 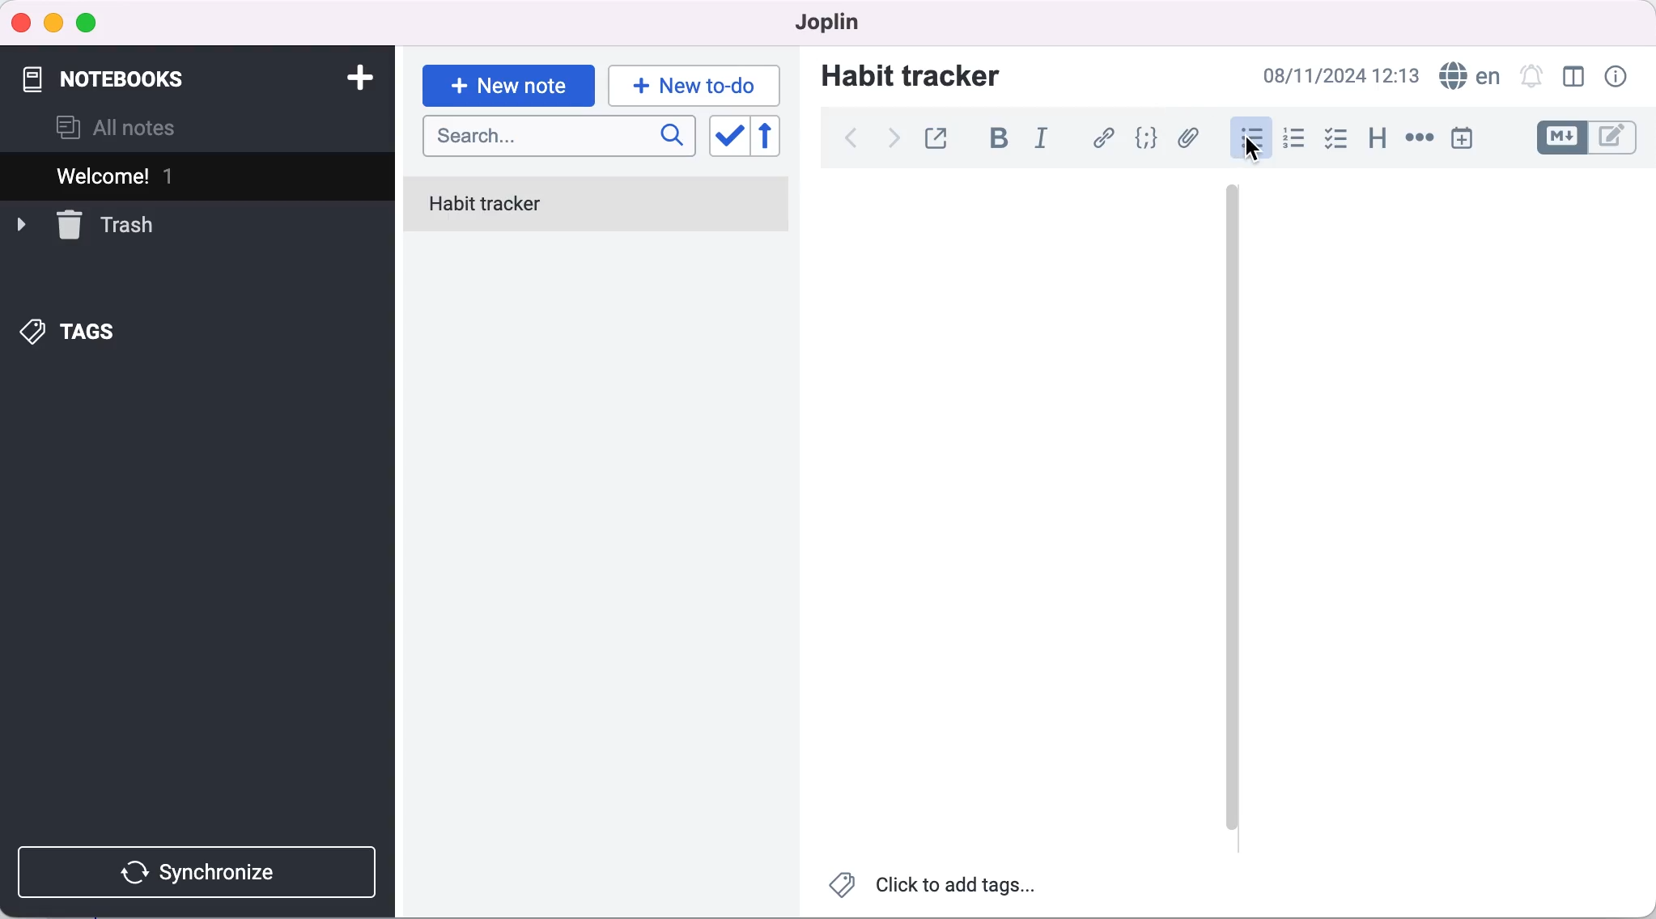 I want to click on cursor, so click(x=1254, y=150).